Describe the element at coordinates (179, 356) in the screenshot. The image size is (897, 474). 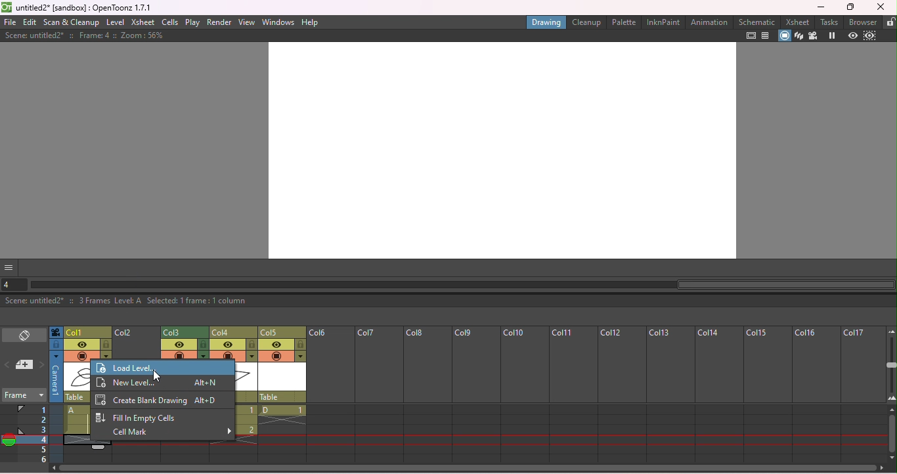
I see `camera stand visibility toggle` at that location.